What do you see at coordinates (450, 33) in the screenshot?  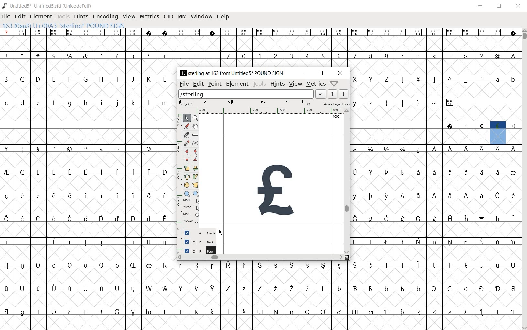 I see `Symbol` at bounding box center [450, 33].